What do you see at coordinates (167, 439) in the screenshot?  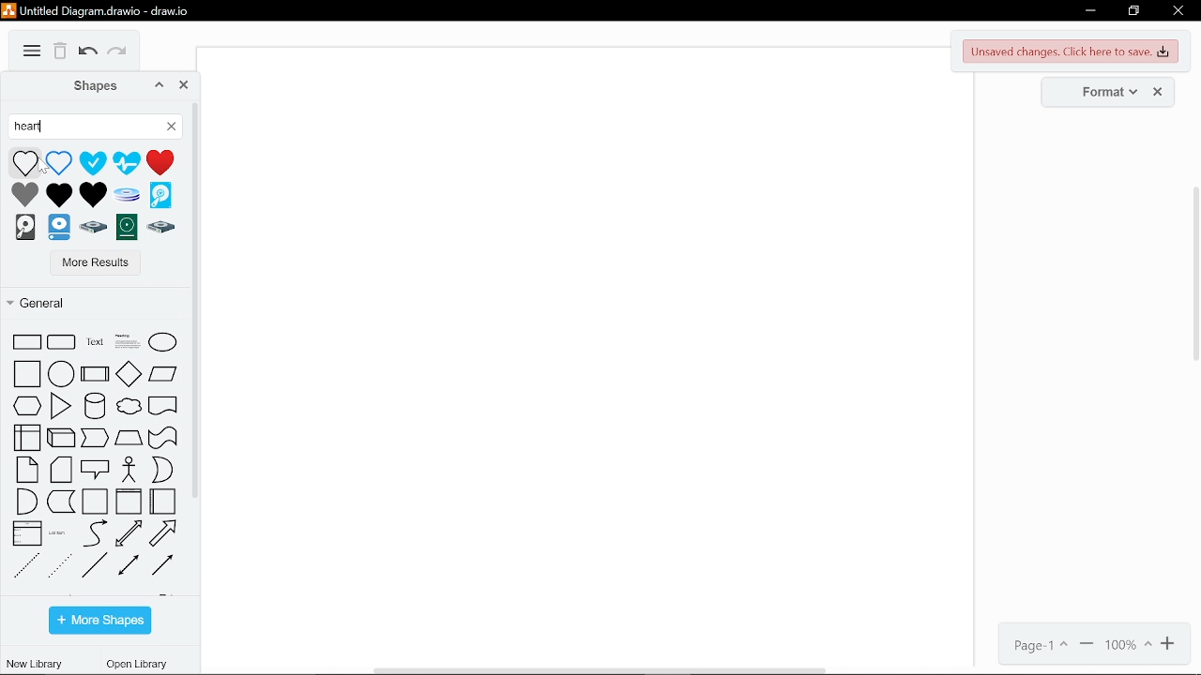 I see `parallelogram` at bounding box center [167, 439].